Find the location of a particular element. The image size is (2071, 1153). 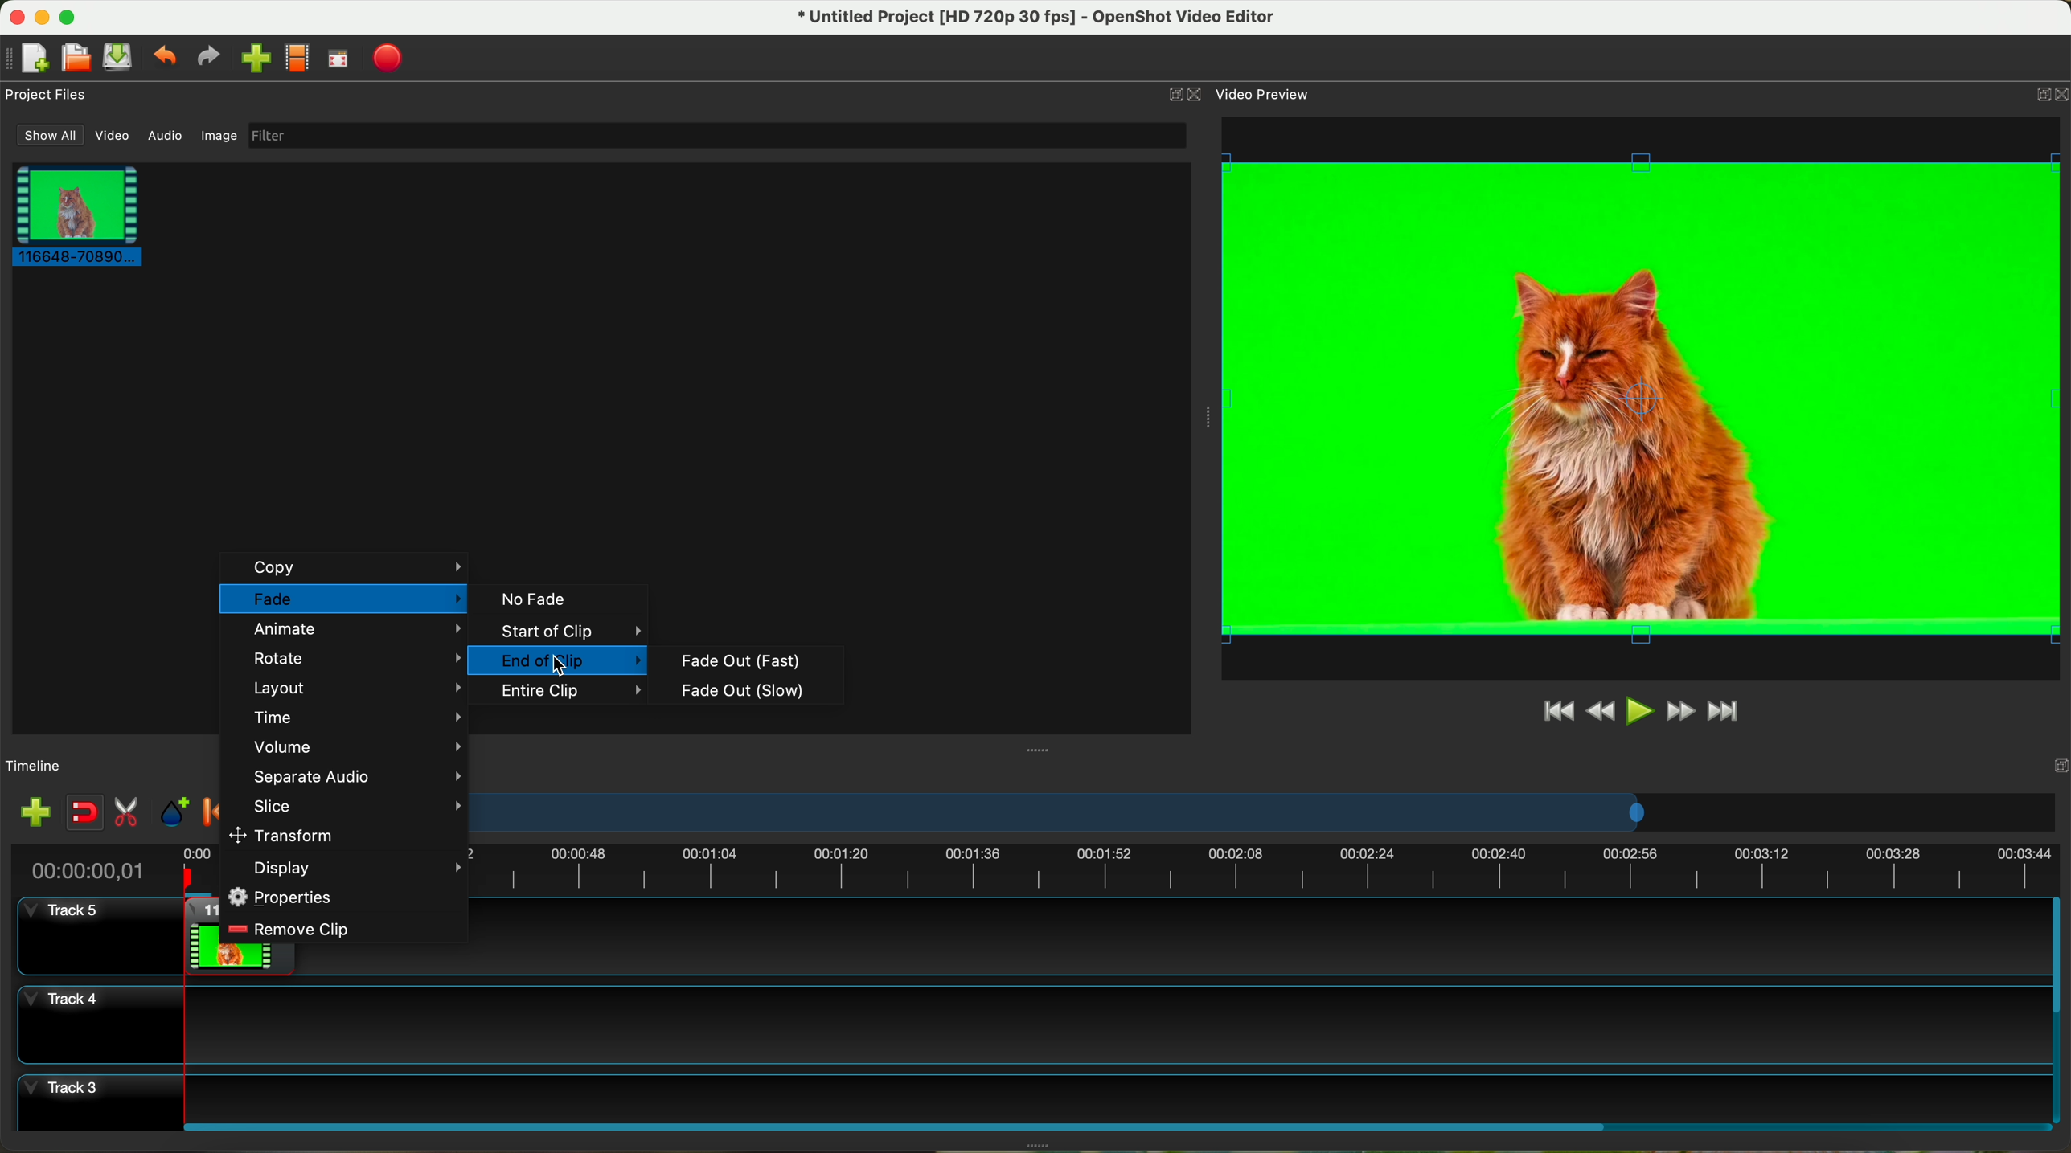

minimize program is located at coordinates (43, 18).